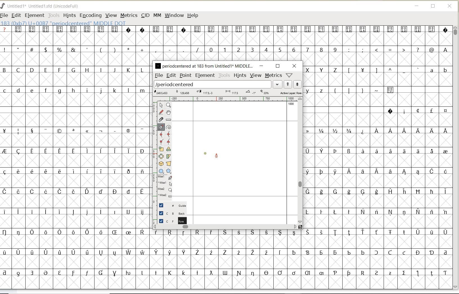  What do you see at coordinates (168, 112) in the screenshot?
I see `scroll by hand` at bounding box center [168, 112].